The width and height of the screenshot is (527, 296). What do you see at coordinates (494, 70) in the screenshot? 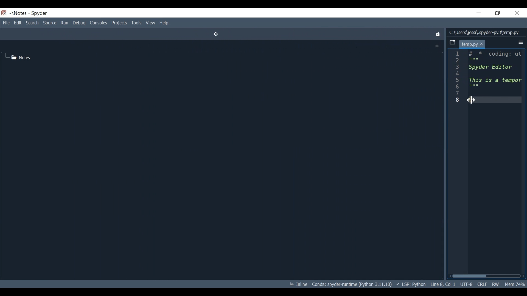
I see `# -*- coding: ut: Spyder Editor This is a tempor` at bounding box center [494, 70].